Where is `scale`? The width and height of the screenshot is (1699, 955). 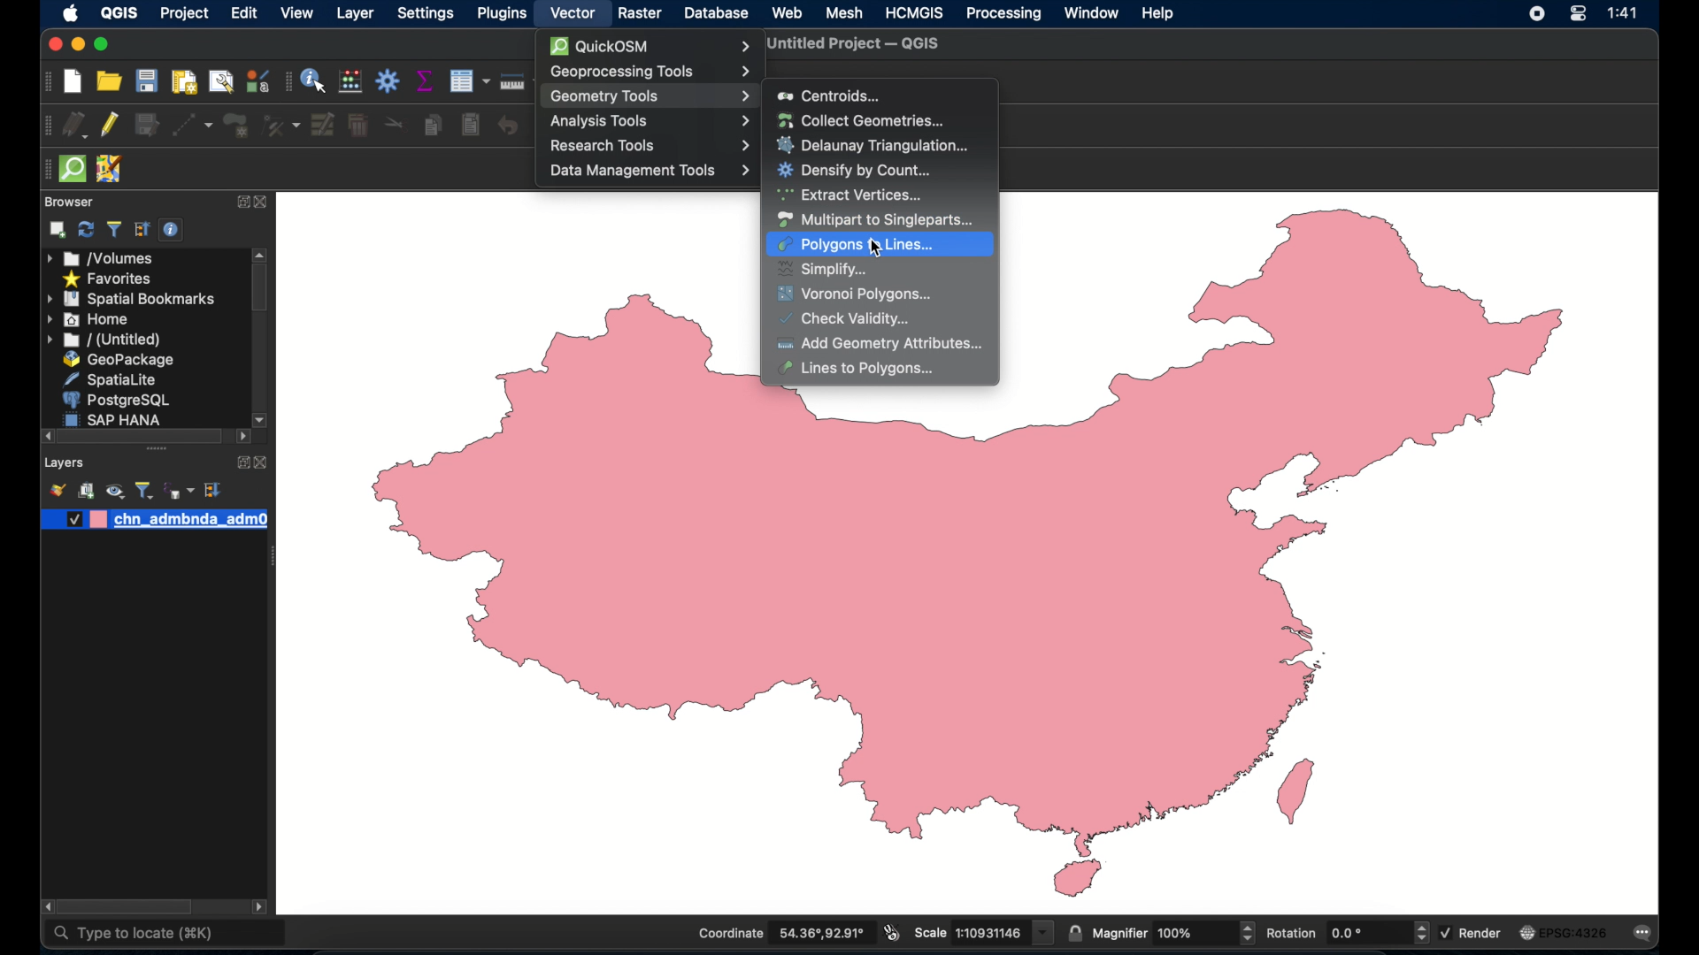
scale is located at coordinates (982, 932).